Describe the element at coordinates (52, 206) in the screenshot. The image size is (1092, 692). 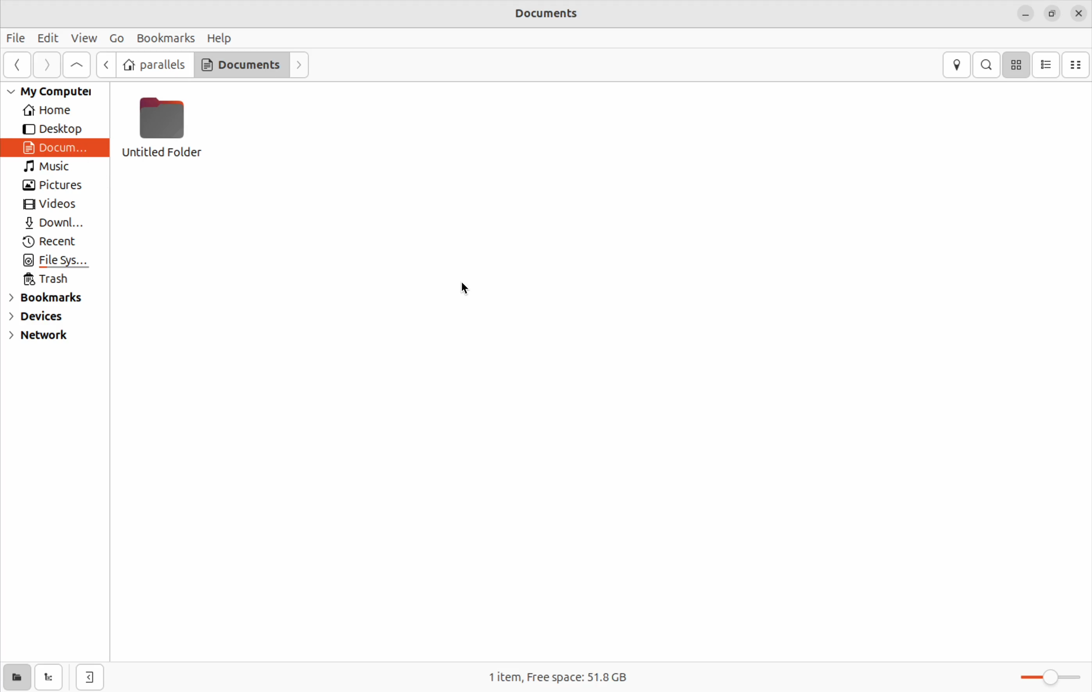
I see `Videos` at that location.